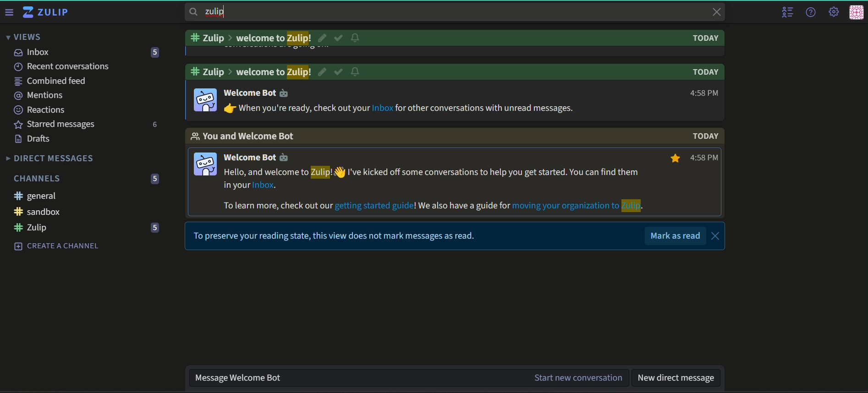  I want to click on edit, so click(322, 38).